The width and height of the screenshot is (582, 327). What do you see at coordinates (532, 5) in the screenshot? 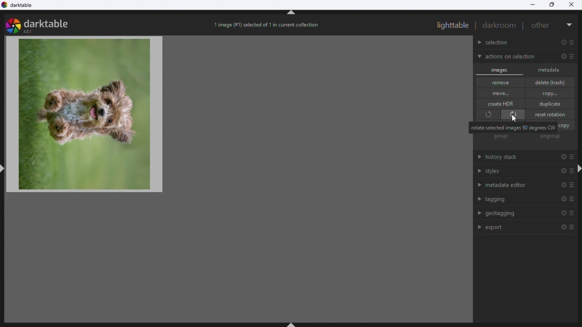
I see `Minimise` at bounding box center [532, 5].